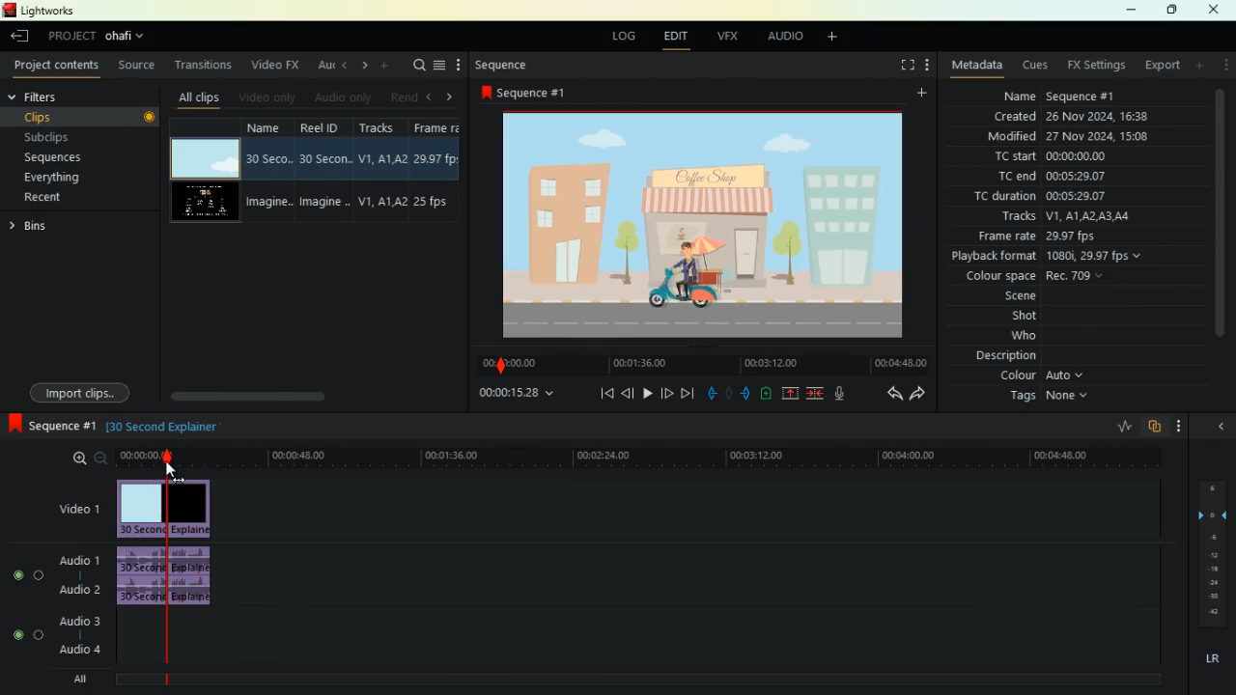 The image size is (1236, 695). I want to click on merge, so click(817, 394).